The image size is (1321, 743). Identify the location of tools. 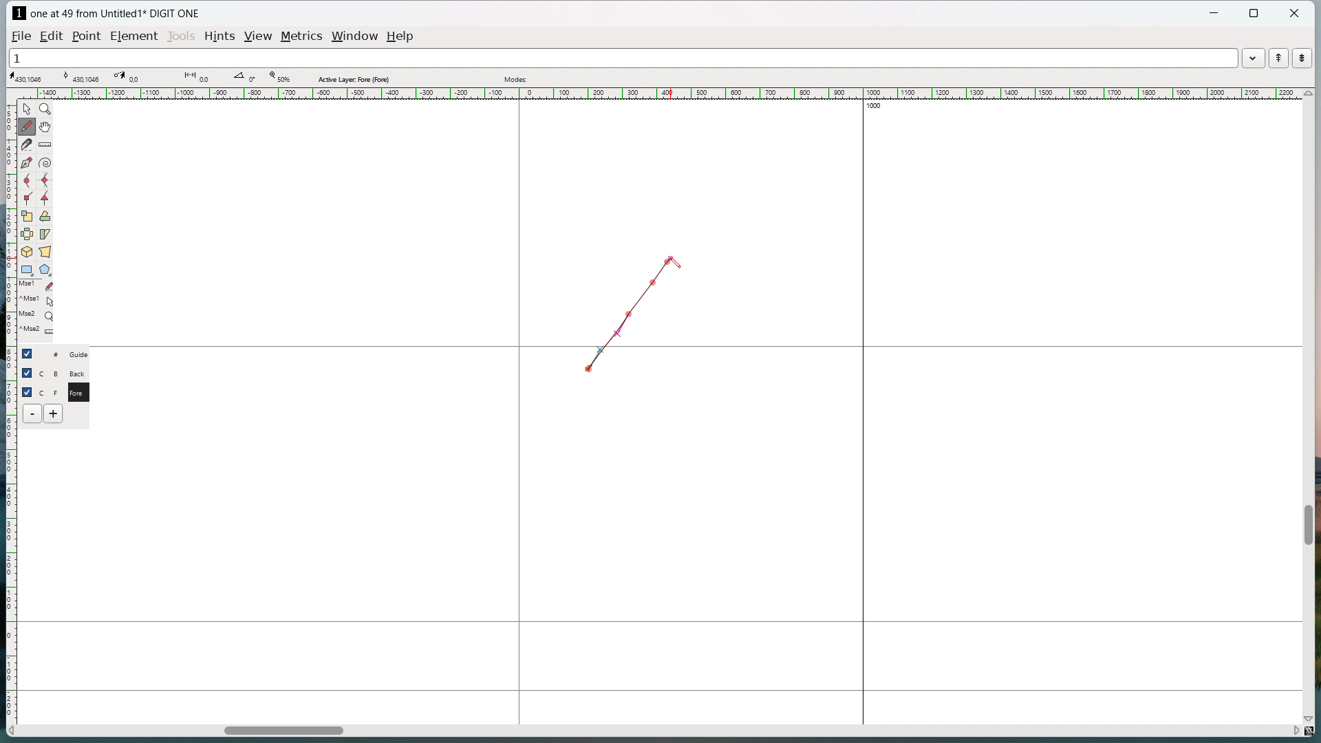
(181, 37).